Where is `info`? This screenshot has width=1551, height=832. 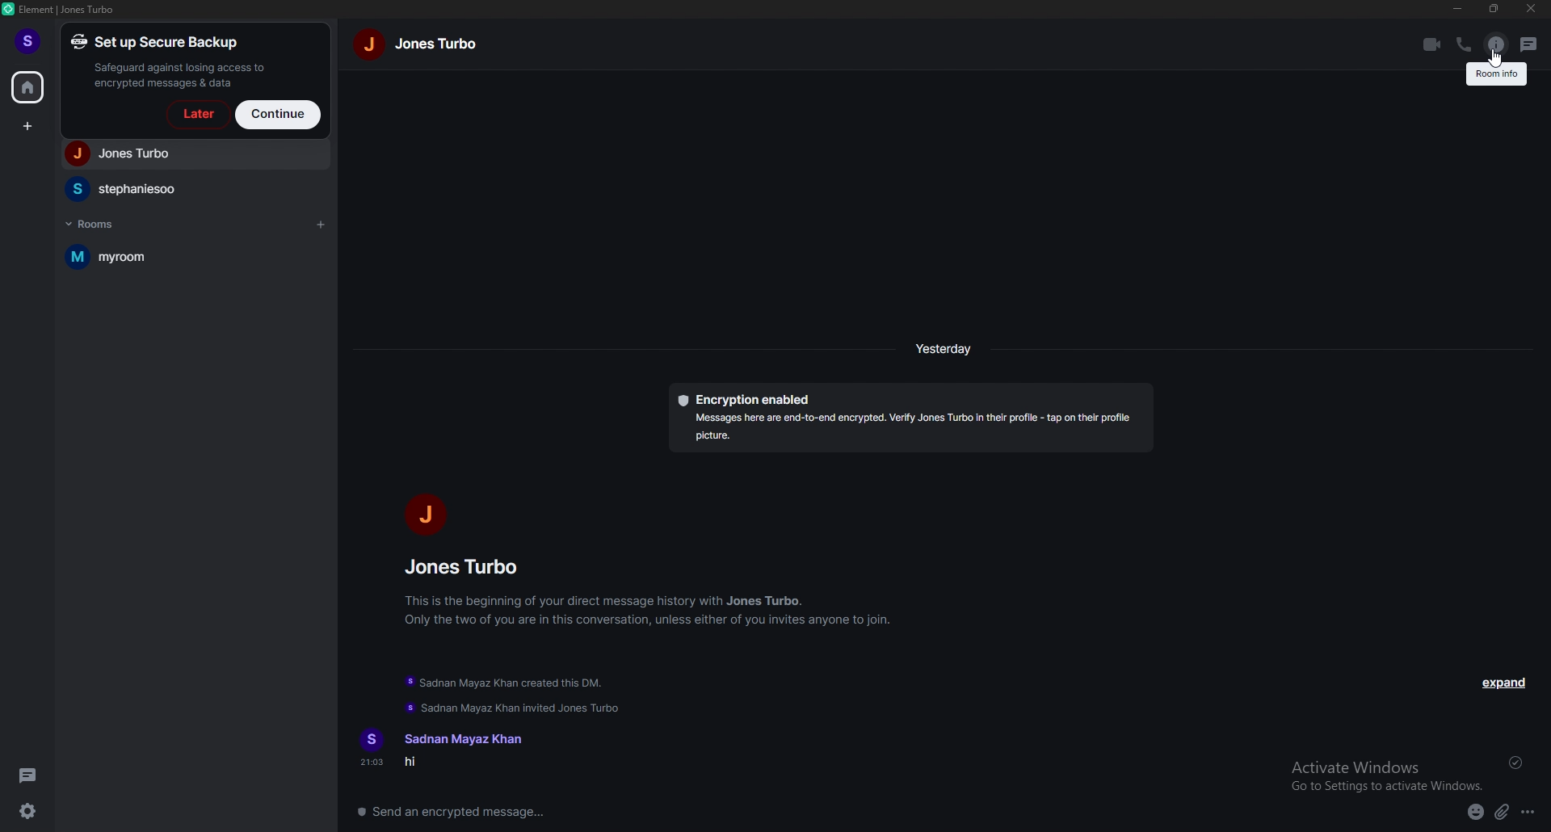
info is located at coordinates (650, 609).